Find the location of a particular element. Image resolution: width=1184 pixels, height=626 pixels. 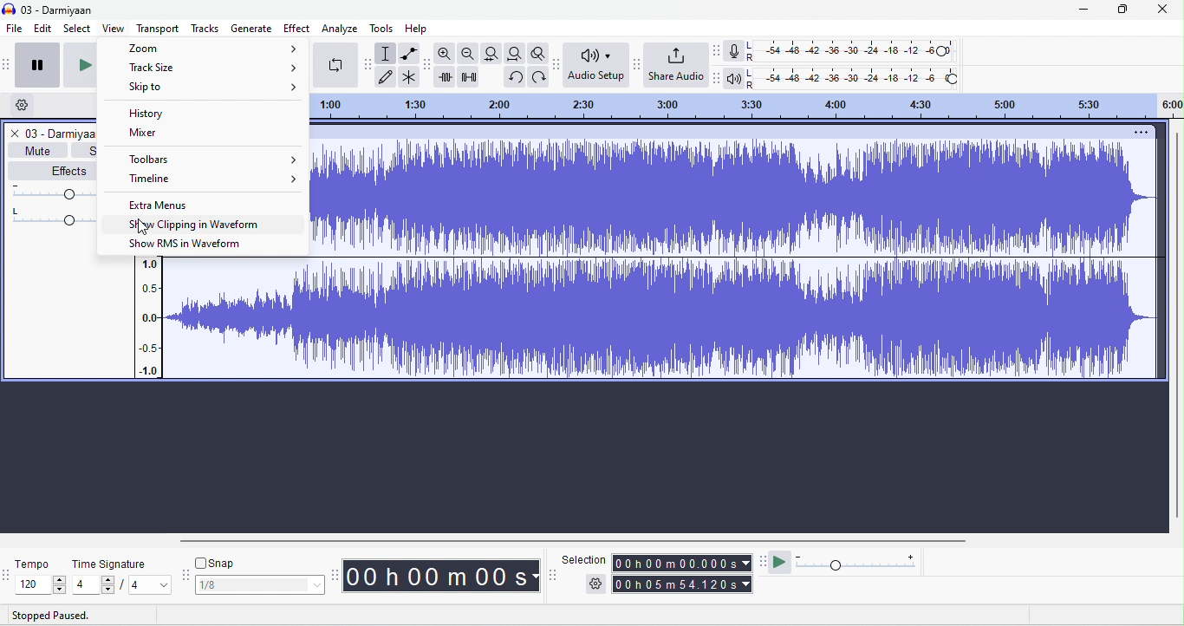

pan is located at coordinates (57, 214).